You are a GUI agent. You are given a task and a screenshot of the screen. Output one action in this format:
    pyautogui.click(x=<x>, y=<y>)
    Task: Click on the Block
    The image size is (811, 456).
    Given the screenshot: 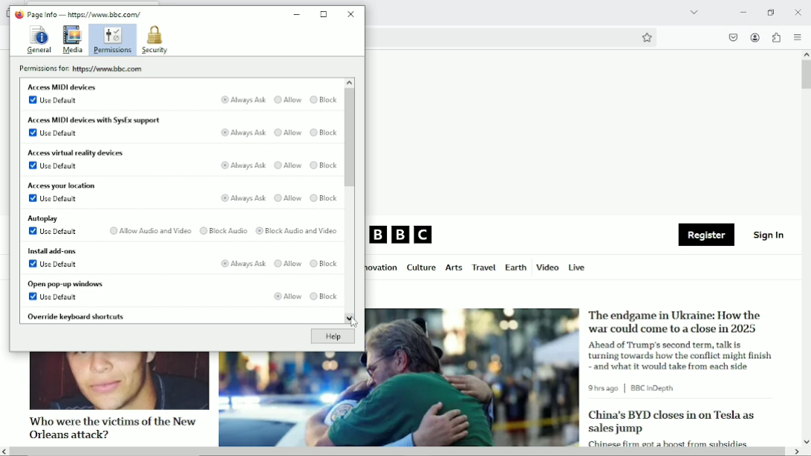 What is the action you would take?
    pyautogui.click(x=324, y=99)
    